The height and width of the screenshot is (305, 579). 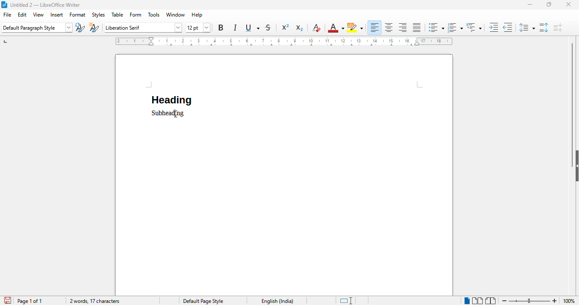 What do you see at coordinates (136, 15) in the screenshot?
I see `form` at bounding box center [136, 15].